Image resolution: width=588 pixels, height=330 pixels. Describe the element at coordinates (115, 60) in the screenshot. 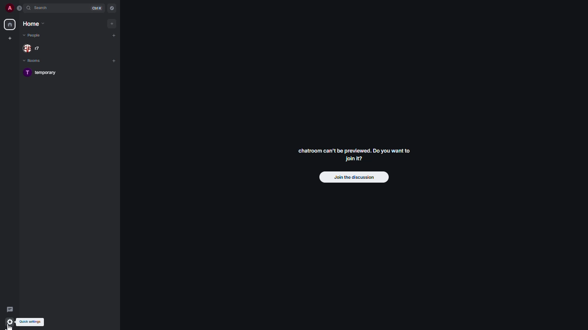

I see `add` at that location.